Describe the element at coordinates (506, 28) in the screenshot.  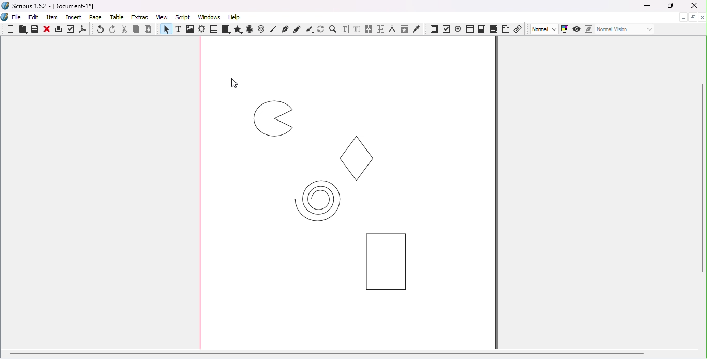
I see `Text annotation` at that location.